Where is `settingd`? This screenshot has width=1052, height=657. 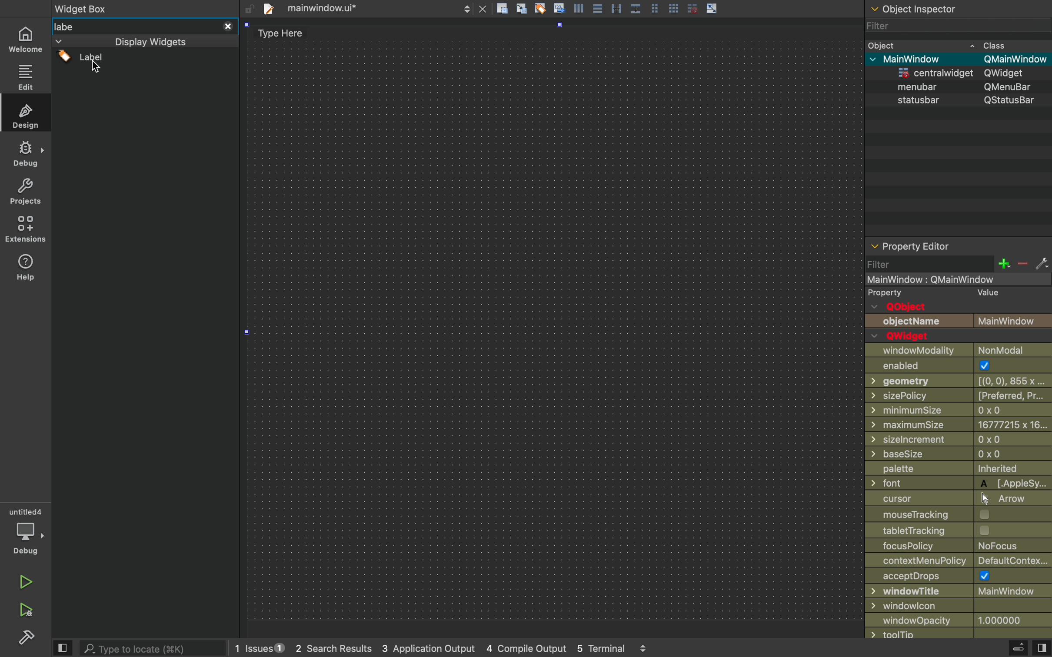
settingd is located at coordinates (23, 638).